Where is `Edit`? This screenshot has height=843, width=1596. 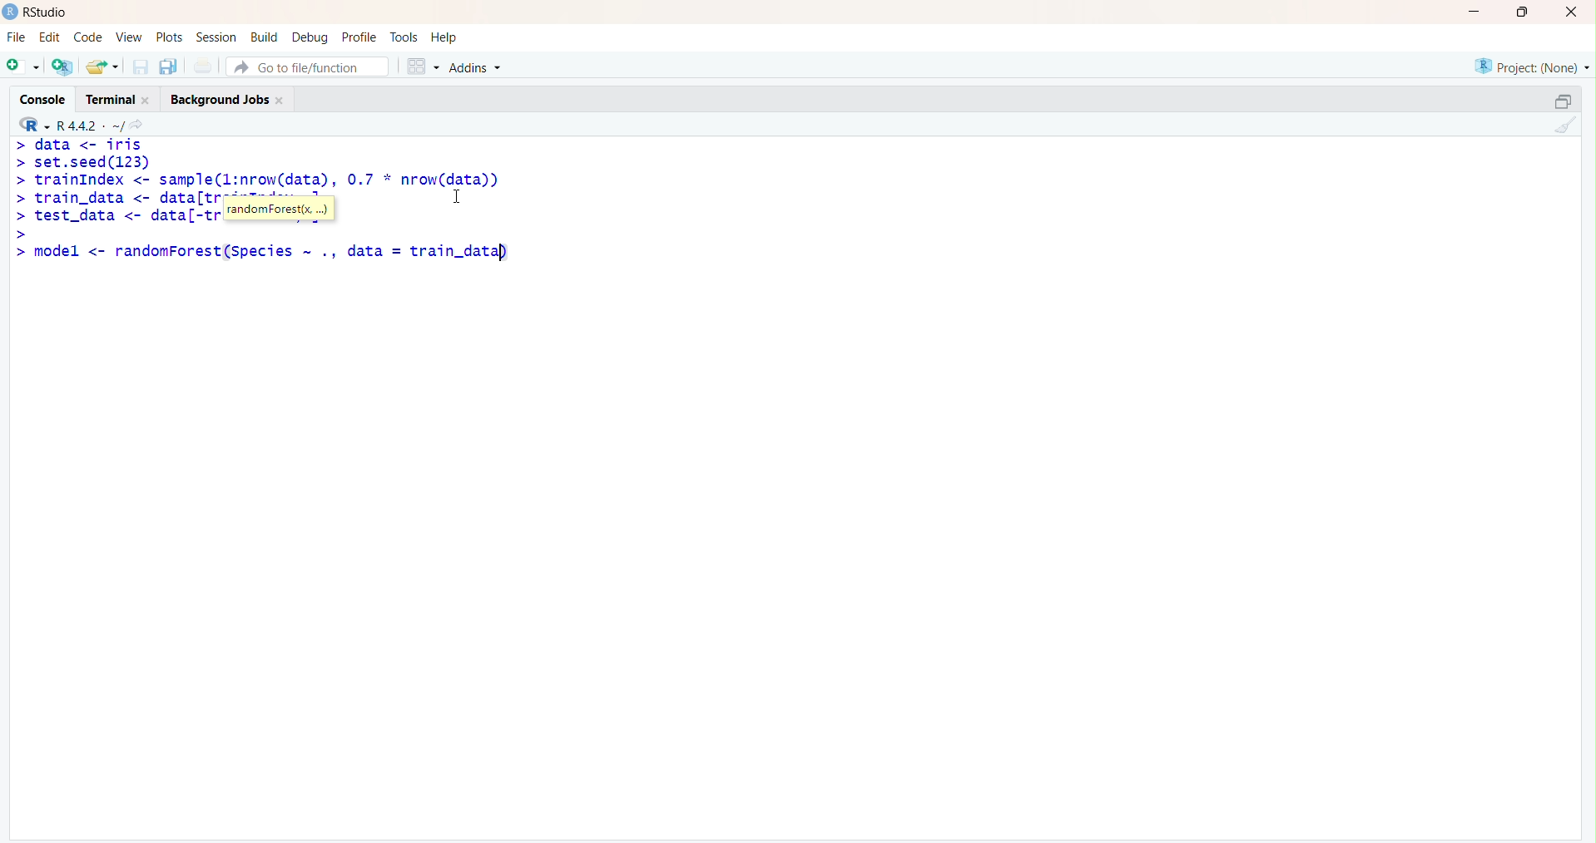 Edit is located at coordinates (50, 35).